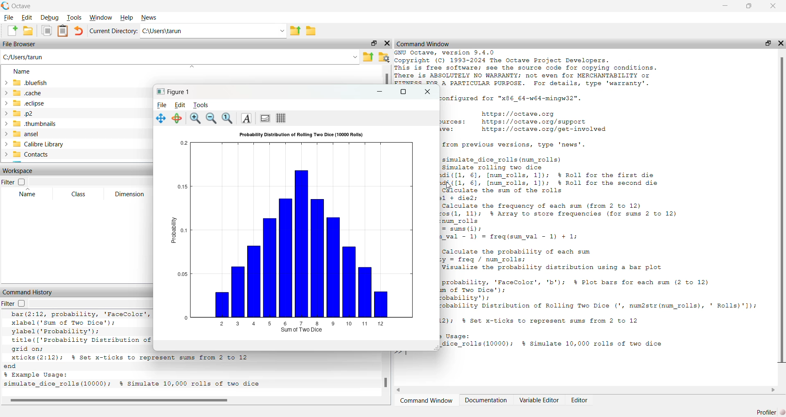 The width and height of the screenshot is (786, 417). What do you see at coordinates (78, 32) in the screenshot?
I see `undo` at bounding box center [78, 32].